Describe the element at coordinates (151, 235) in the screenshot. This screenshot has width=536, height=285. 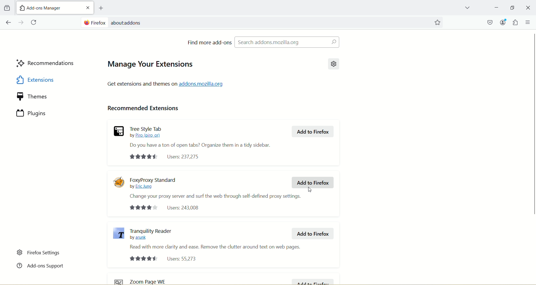
I see `oT Tranquility Reader
by arunk` at that location.